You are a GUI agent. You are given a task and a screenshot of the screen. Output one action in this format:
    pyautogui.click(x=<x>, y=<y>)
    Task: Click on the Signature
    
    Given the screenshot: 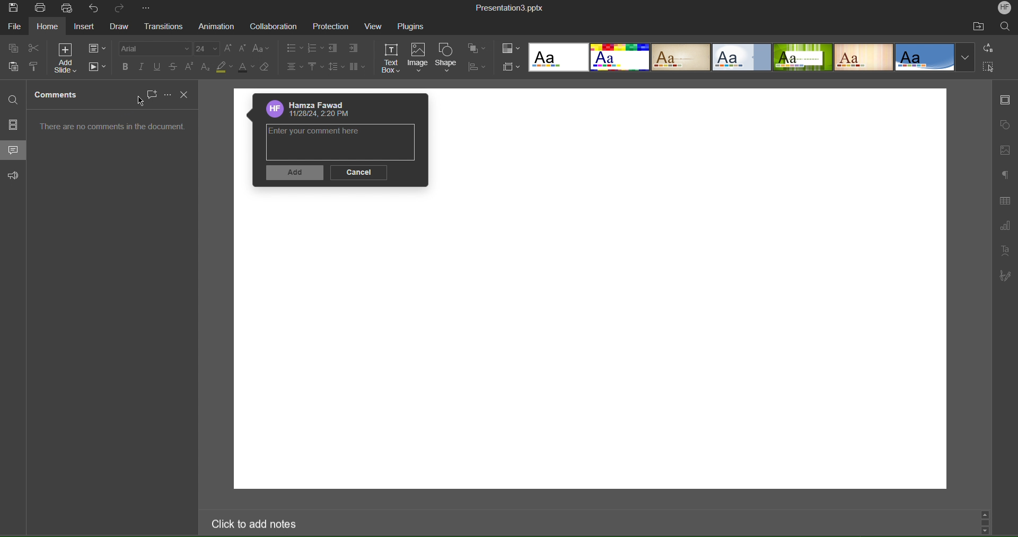 What is the action you would take?
    pyautogui.click(x=1004, y=277)
    